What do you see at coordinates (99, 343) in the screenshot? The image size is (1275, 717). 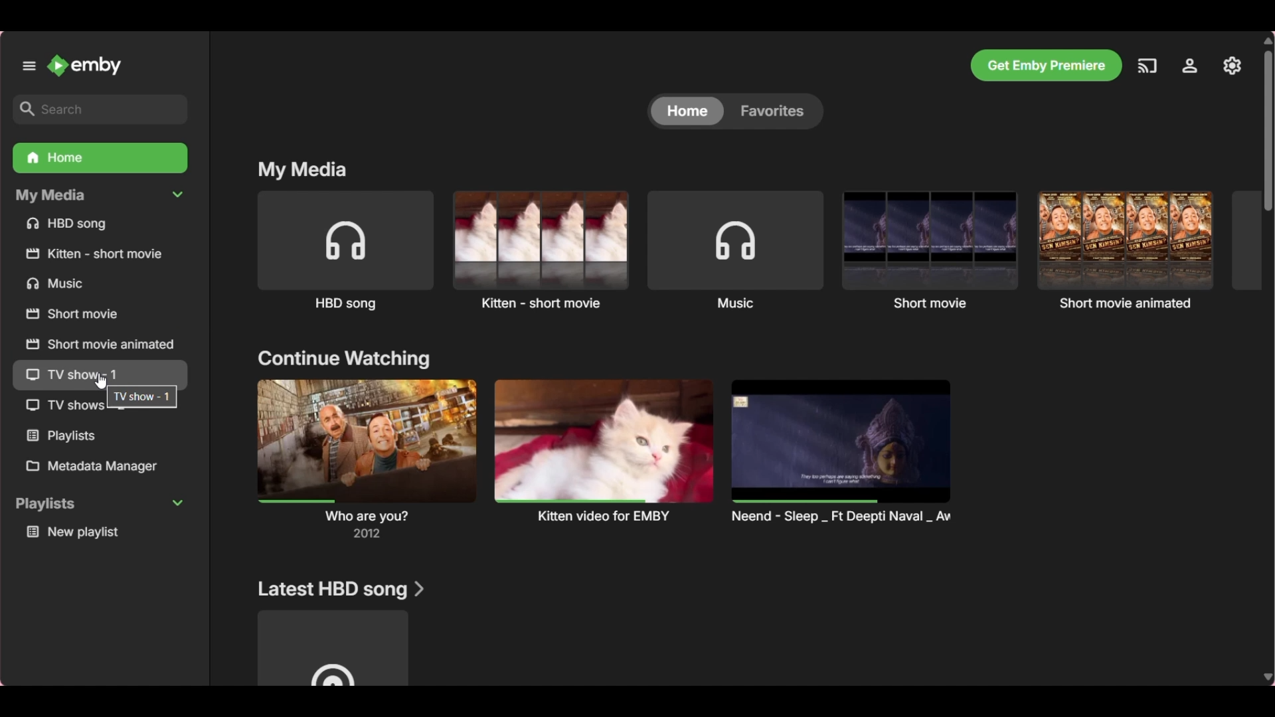 I see `Short film` at bounding box center [99, 343].